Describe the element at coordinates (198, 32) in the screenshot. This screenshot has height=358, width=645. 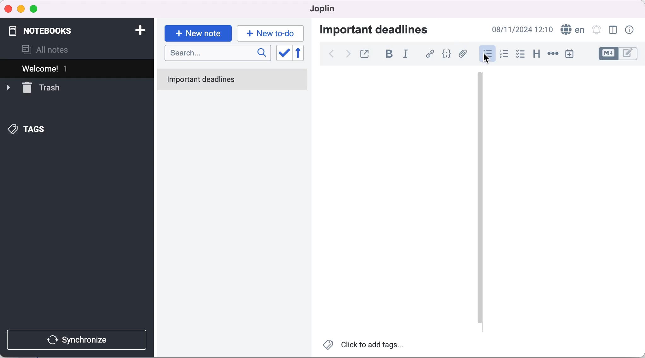
I see `new note` at that location.